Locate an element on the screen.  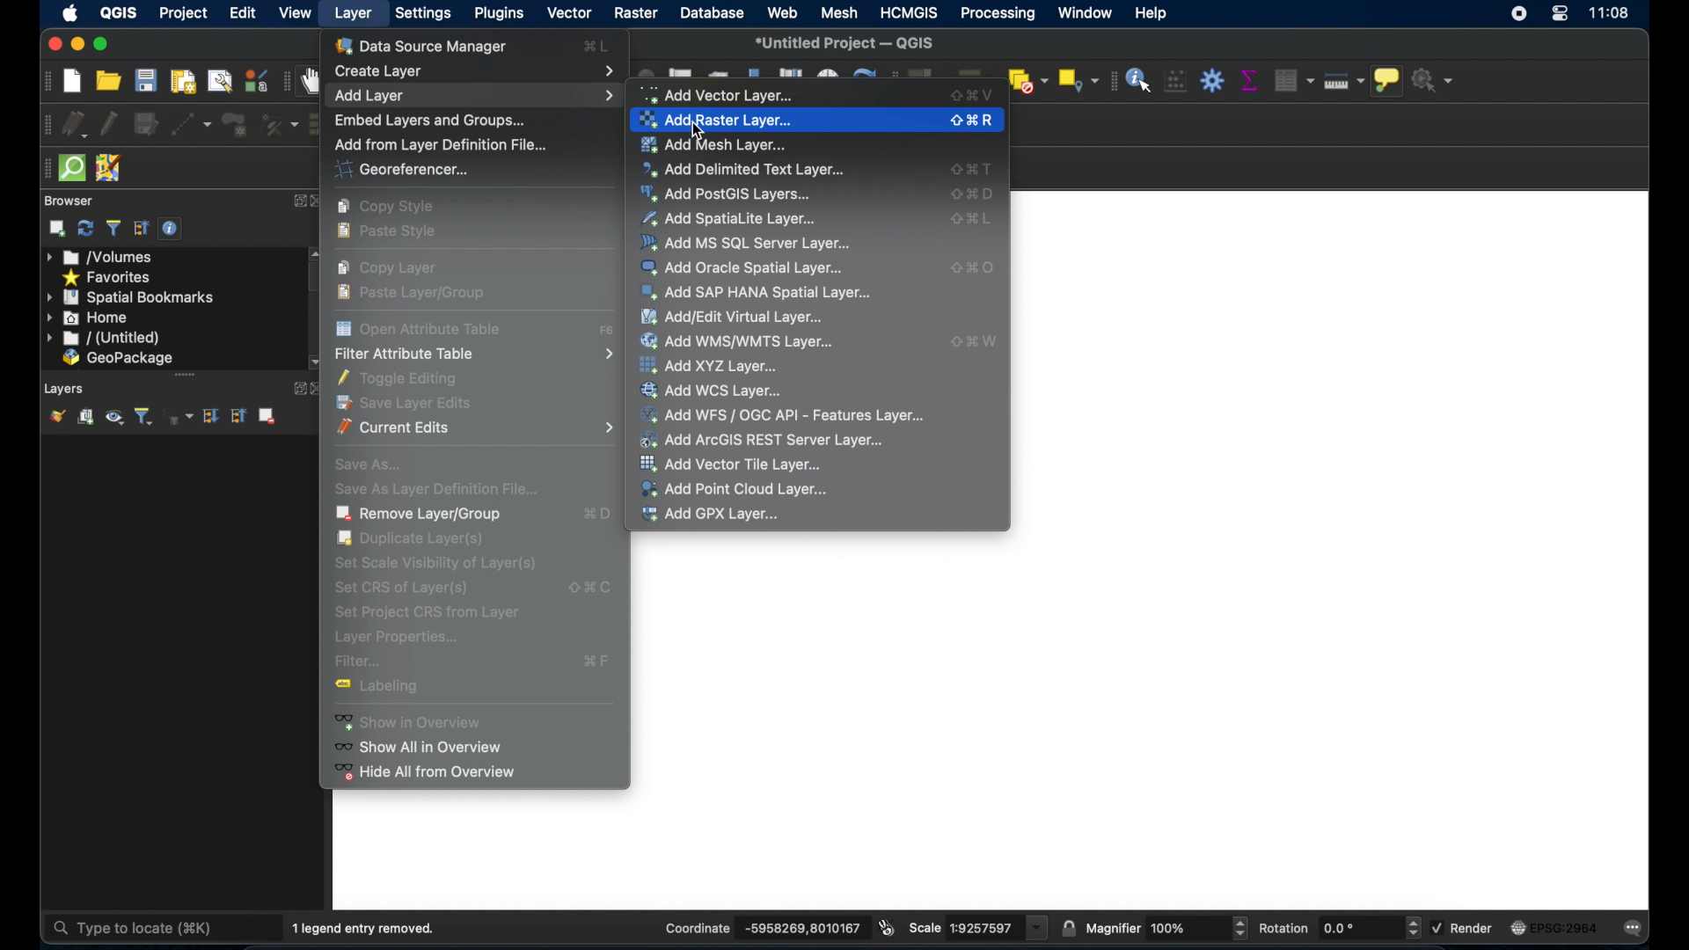
add raster layer is located at coordinates (975, 121).